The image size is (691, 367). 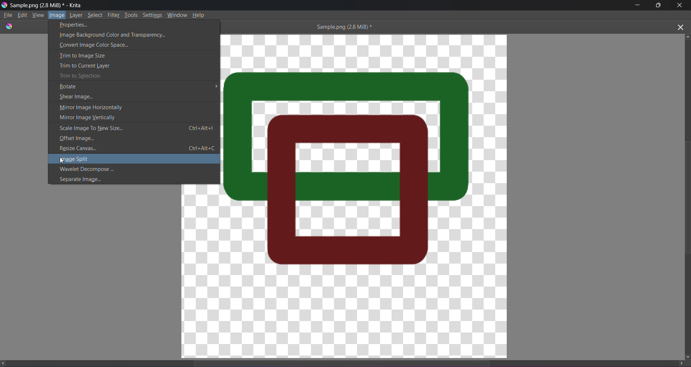 I want to click on Scroll left, so click(x=5, y=363).